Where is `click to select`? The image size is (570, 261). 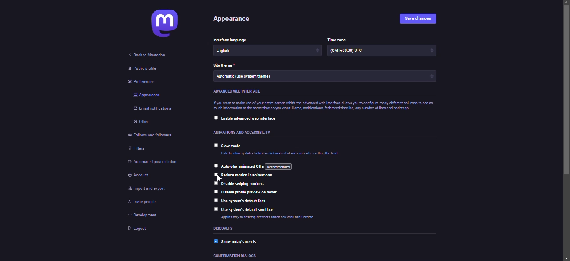
click to select is located at coordinates (214, 166).